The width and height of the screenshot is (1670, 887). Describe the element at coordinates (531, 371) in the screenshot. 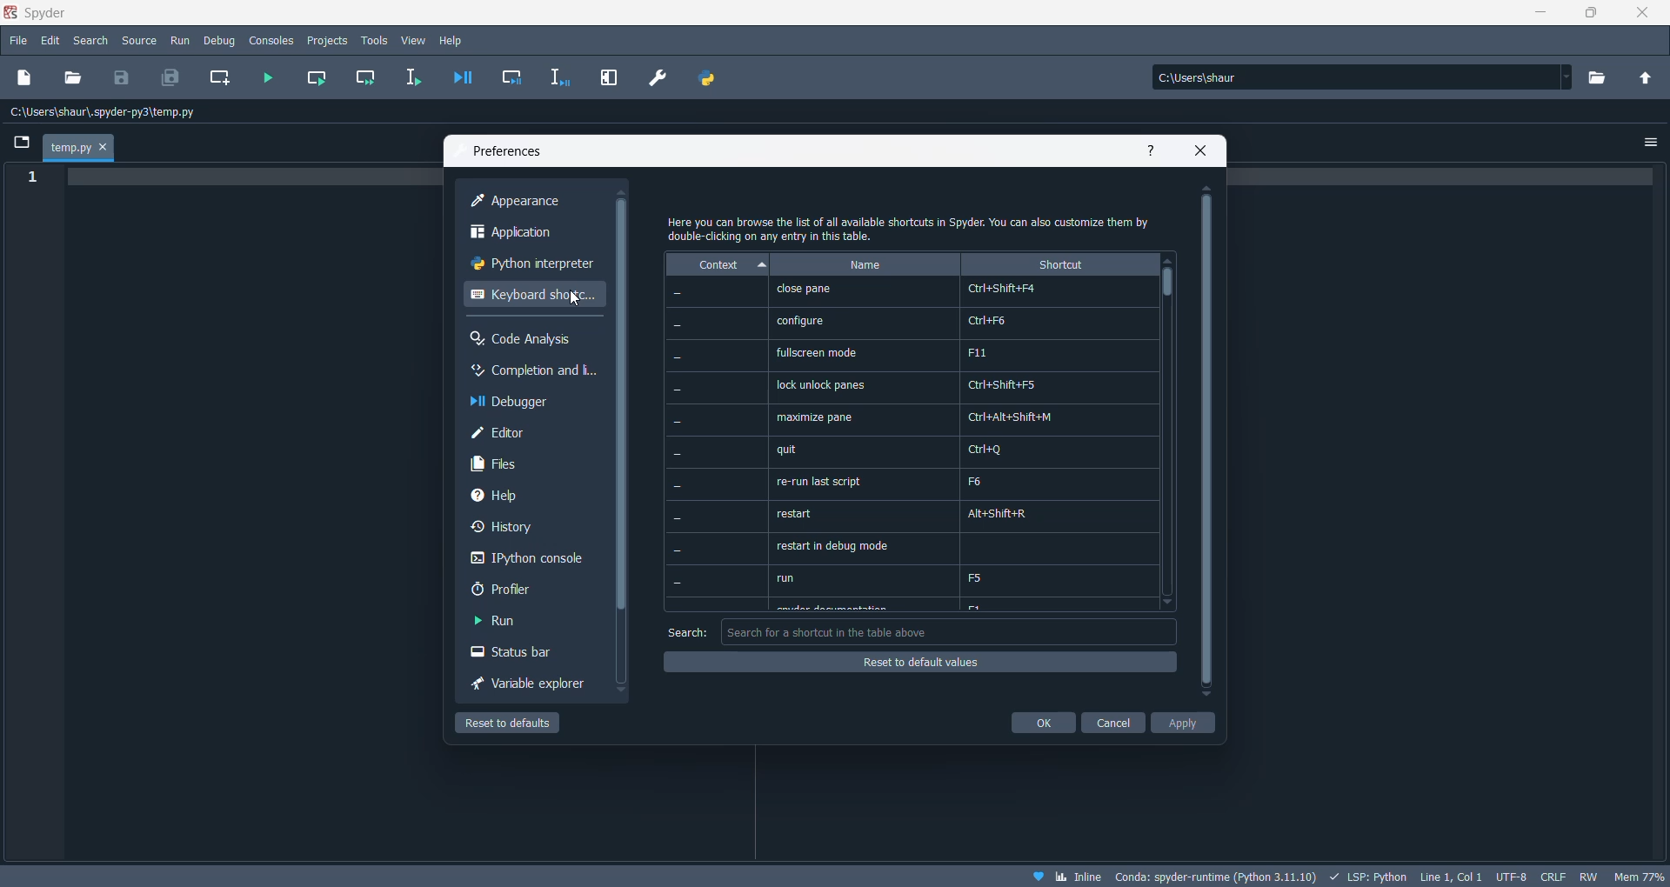

I see `completion` at that location.